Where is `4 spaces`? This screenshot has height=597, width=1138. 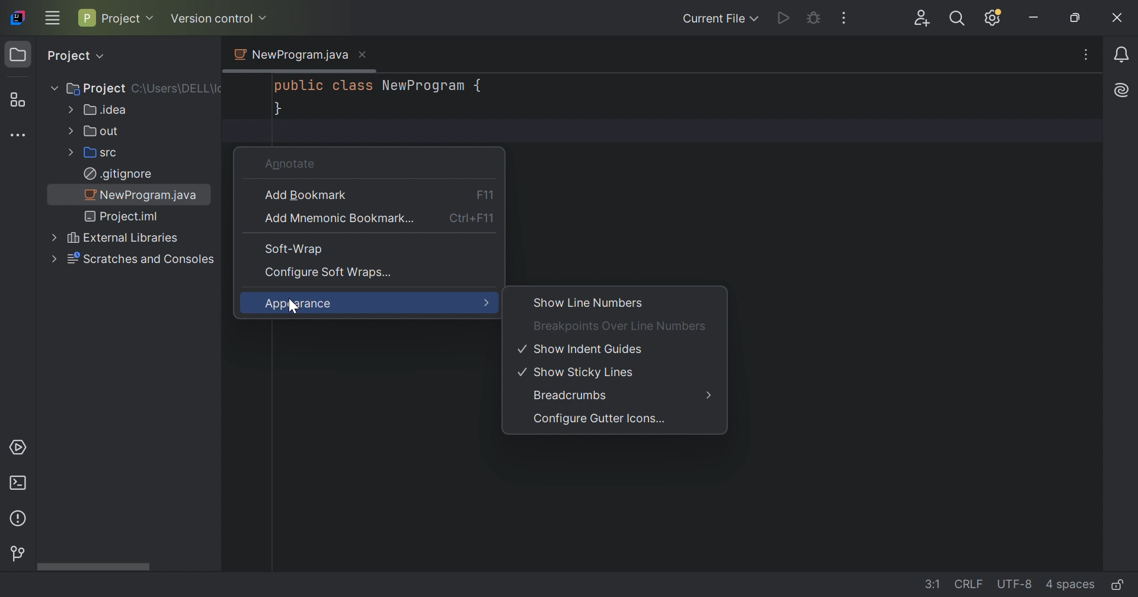
4 spaces is located at coordinates (1069, 583).